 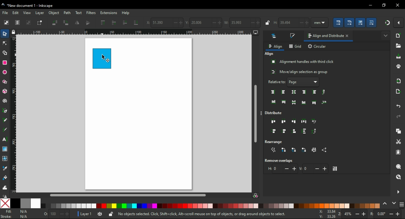 I want to click on path, so click(x=67, y=13).